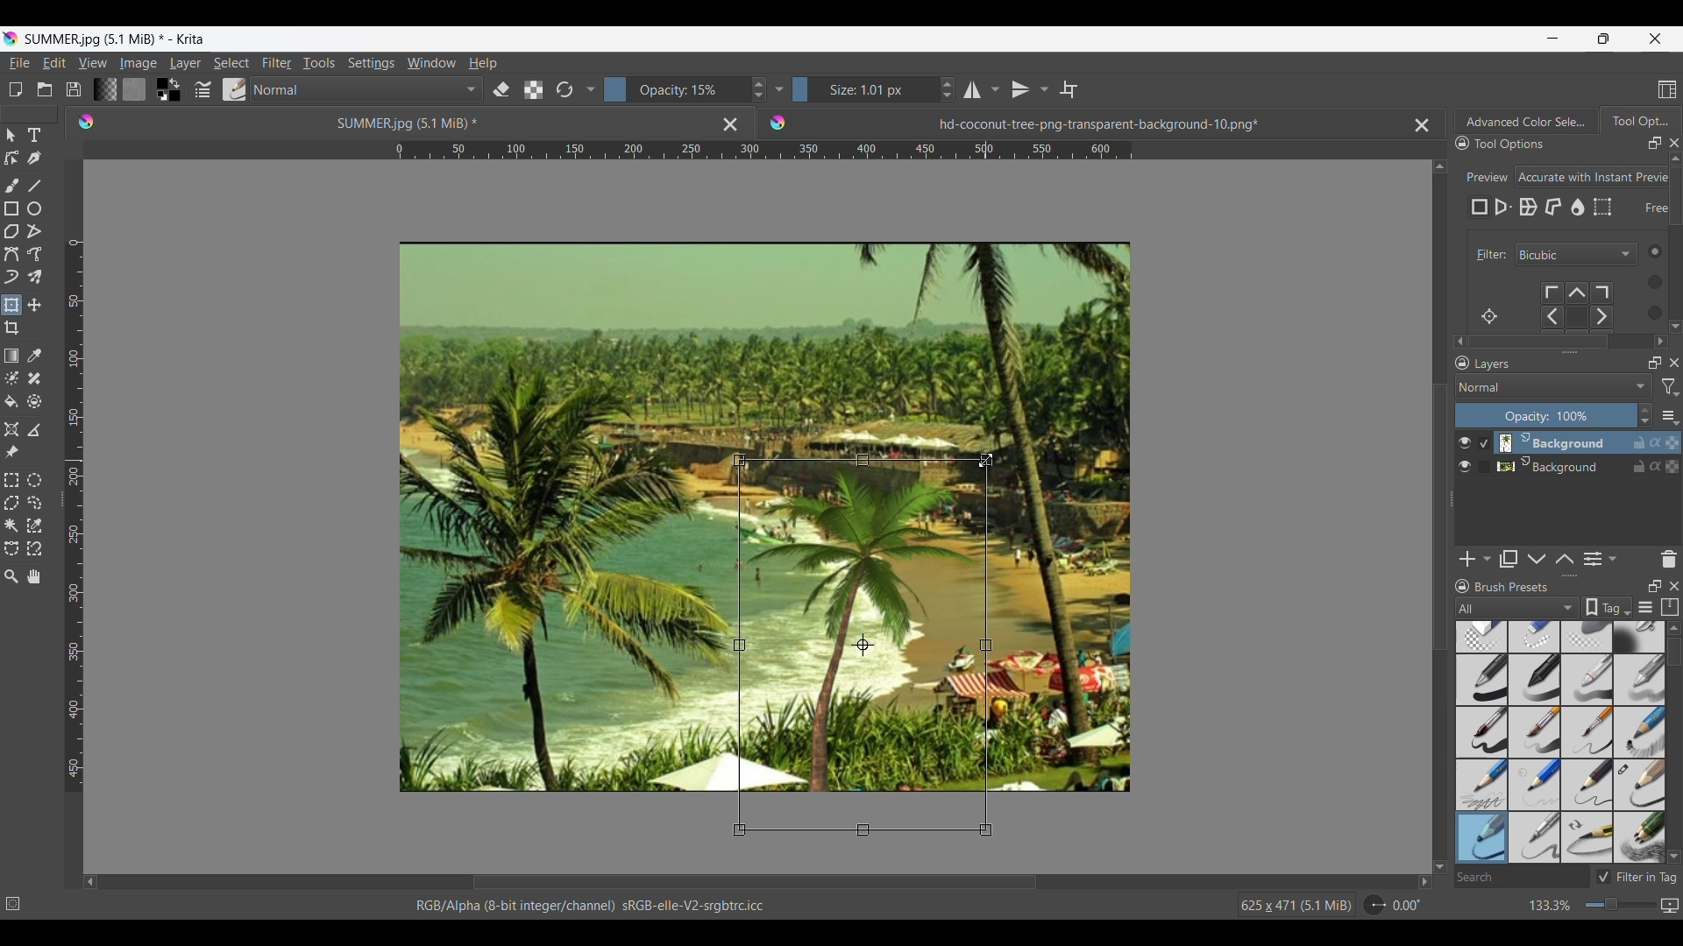  I want to click on Information about the selected image, so click(1296, 905).